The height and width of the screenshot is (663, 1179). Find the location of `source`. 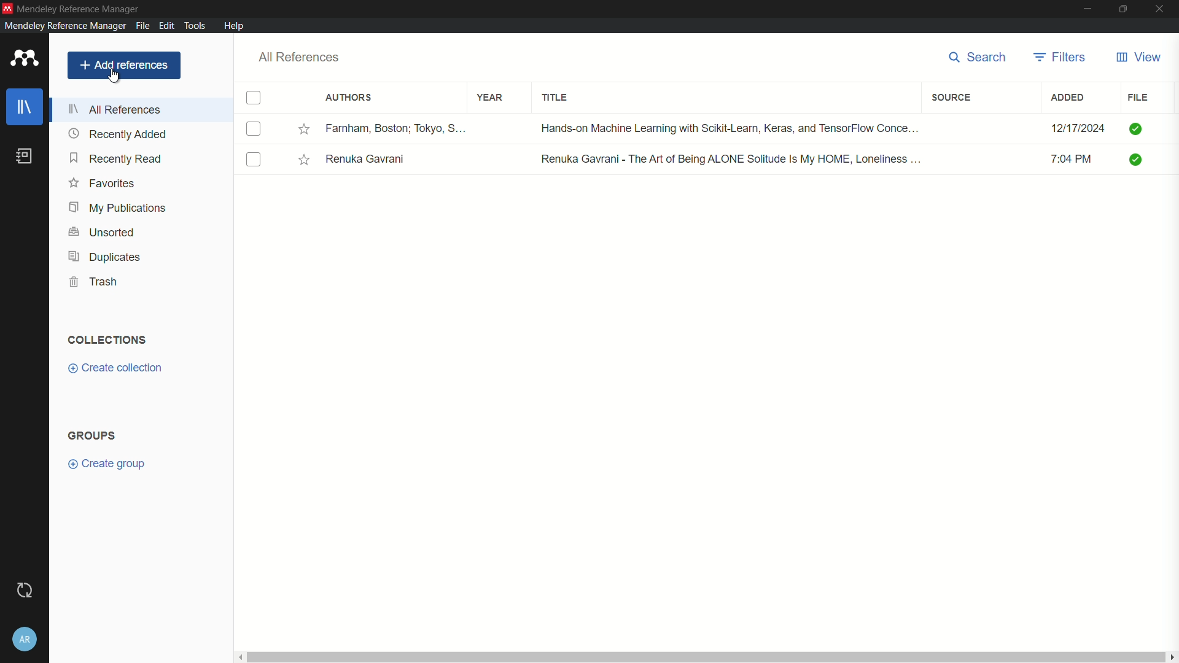

source is located at coordinates (954, 98).